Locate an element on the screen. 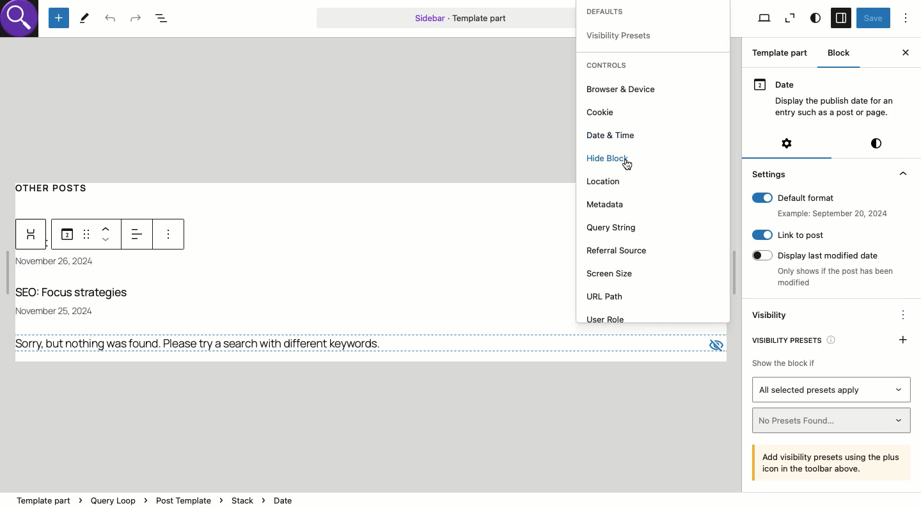 The width and height of the screenshot is (921, 508). Template part is located at coordinates (783, 54).